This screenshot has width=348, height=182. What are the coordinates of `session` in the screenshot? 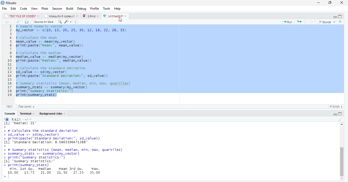 It's located at (57, 9).